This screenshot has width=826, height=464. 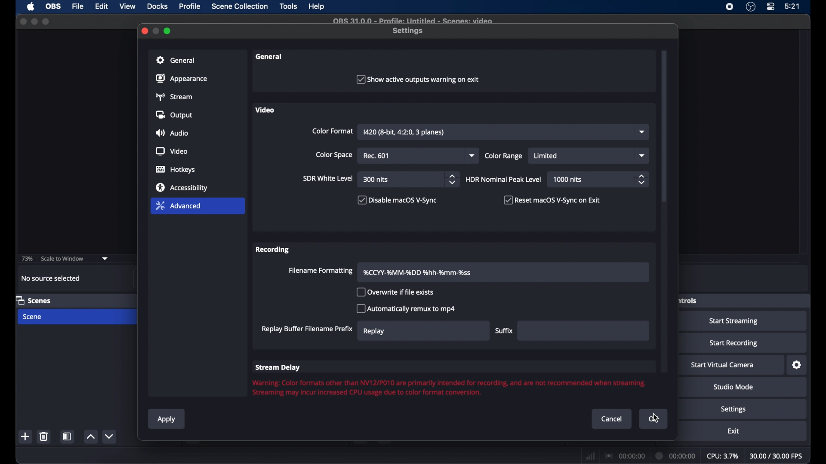 What do you see at coordinates (505, 331) in the screenshot?
I see `suffix` at bounding box center [505, 331].